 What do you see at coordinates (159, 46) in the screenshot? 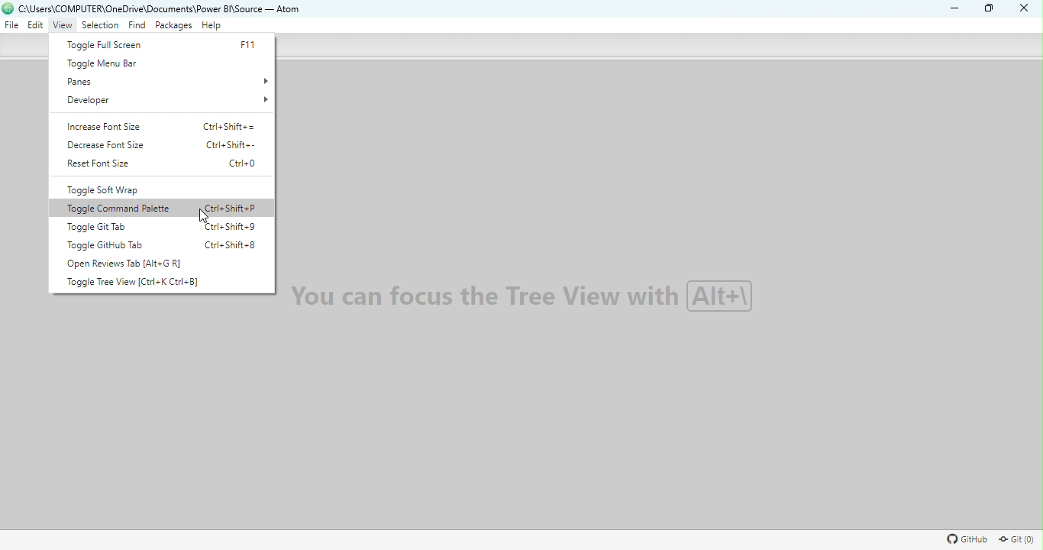
I see `Toggle full screen` at bounding box center [159, 46].